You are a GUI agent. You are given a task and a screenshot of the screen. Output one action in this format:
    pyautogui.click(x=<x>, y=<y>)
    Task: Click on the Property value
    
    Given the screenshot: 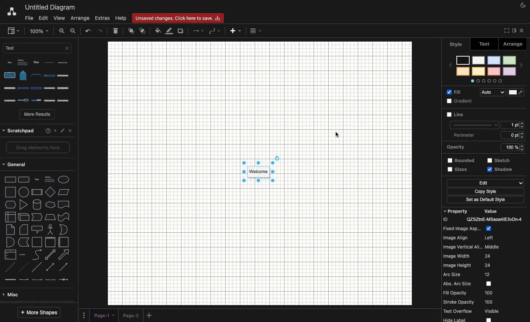 What is the action you would take?
    pyautogui.click(x=486, y=264)
    